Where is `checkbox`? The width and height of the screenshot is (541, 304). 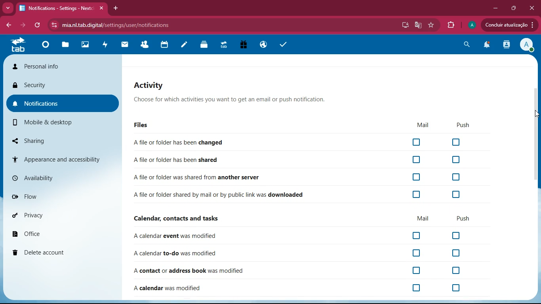
checkbox is located at coordinates (456, 142).